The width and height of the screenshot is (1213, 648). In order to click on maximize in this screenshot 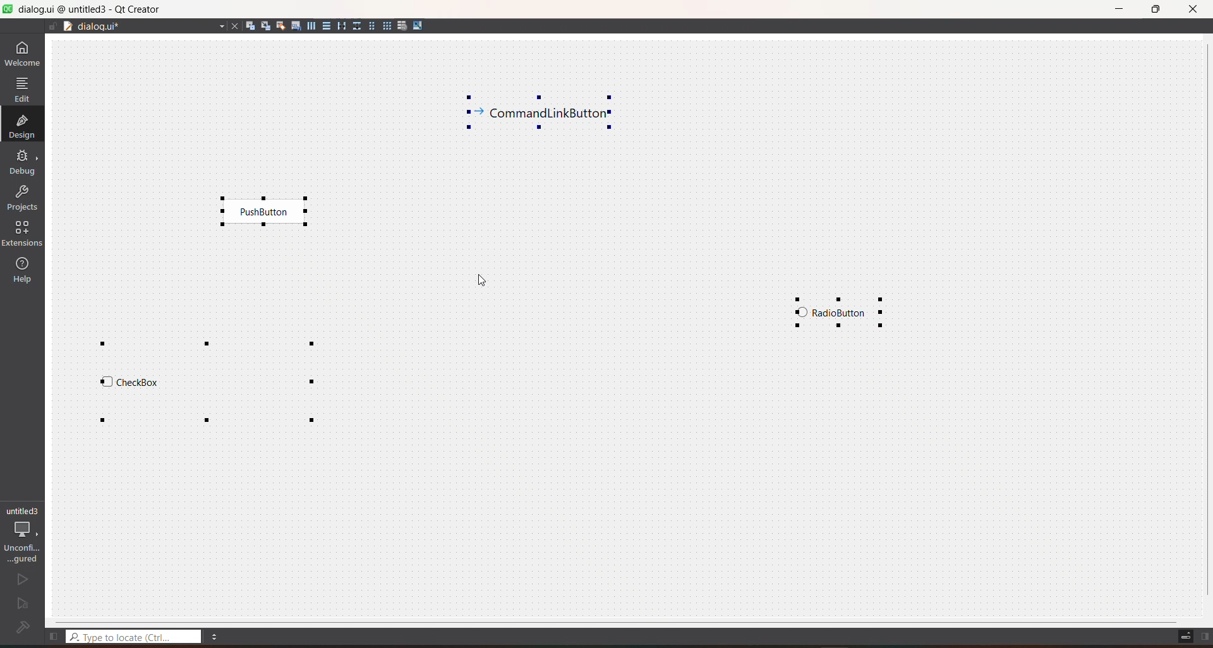, I will do `click(1156, 12)`.